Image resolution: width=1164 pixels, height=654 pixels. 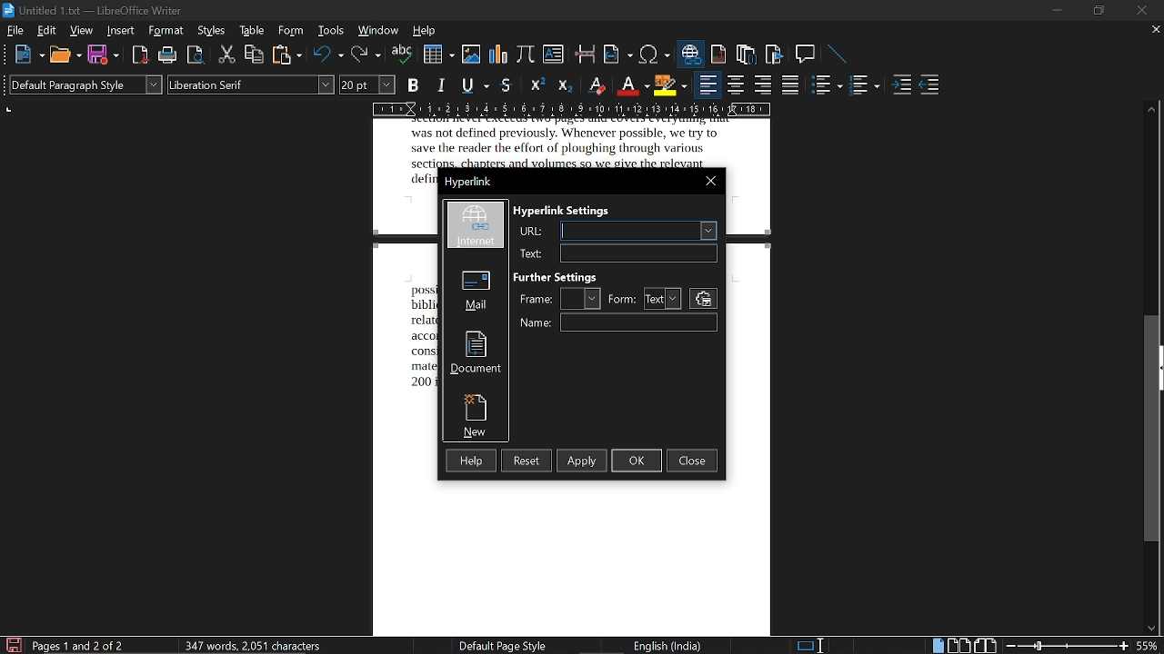 I want to click on insert table, so click(x=438, y=54).